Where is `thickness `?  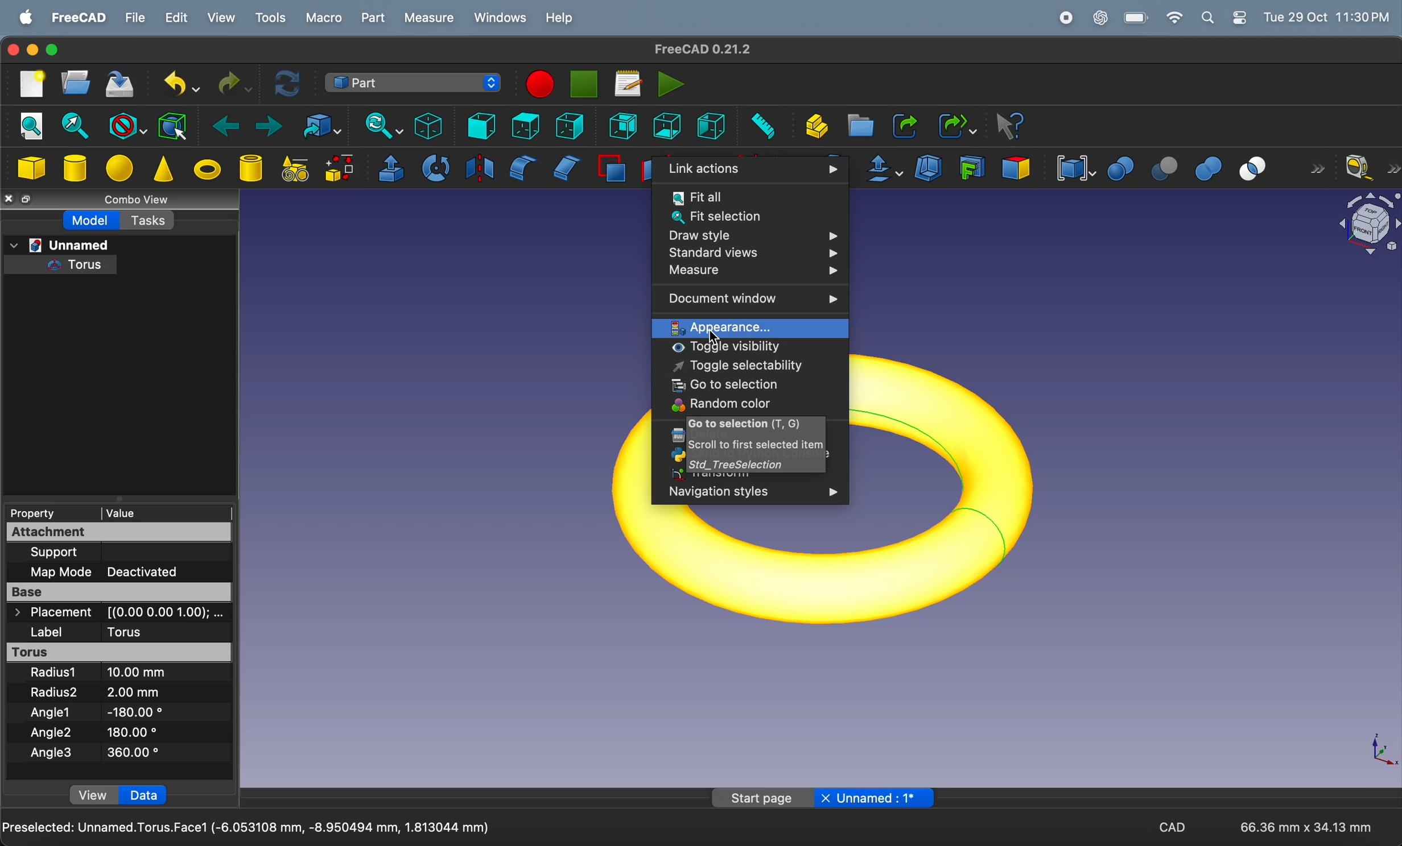 thickness  is located at coordinates (928, 167).